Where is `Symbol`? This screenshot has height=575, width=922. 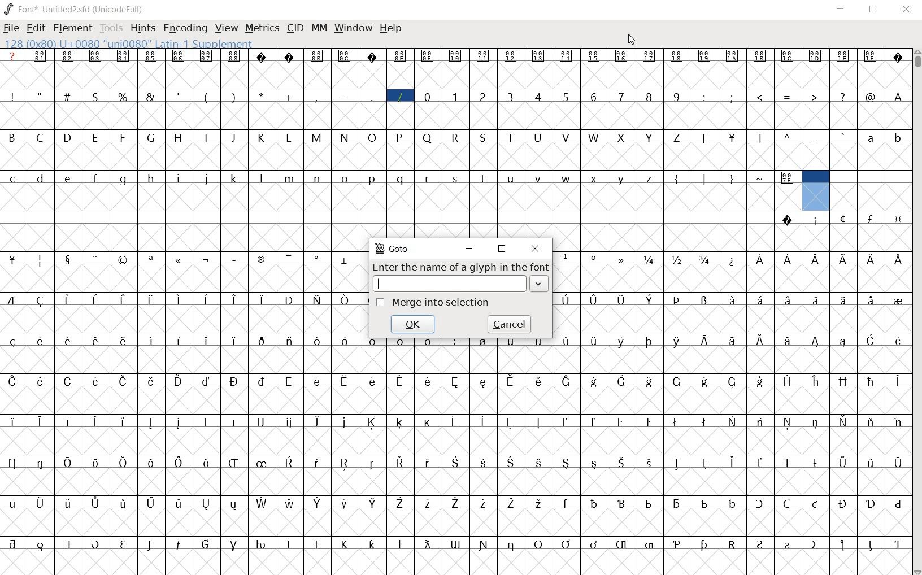
Symbol is located at coordinates (346, 341).